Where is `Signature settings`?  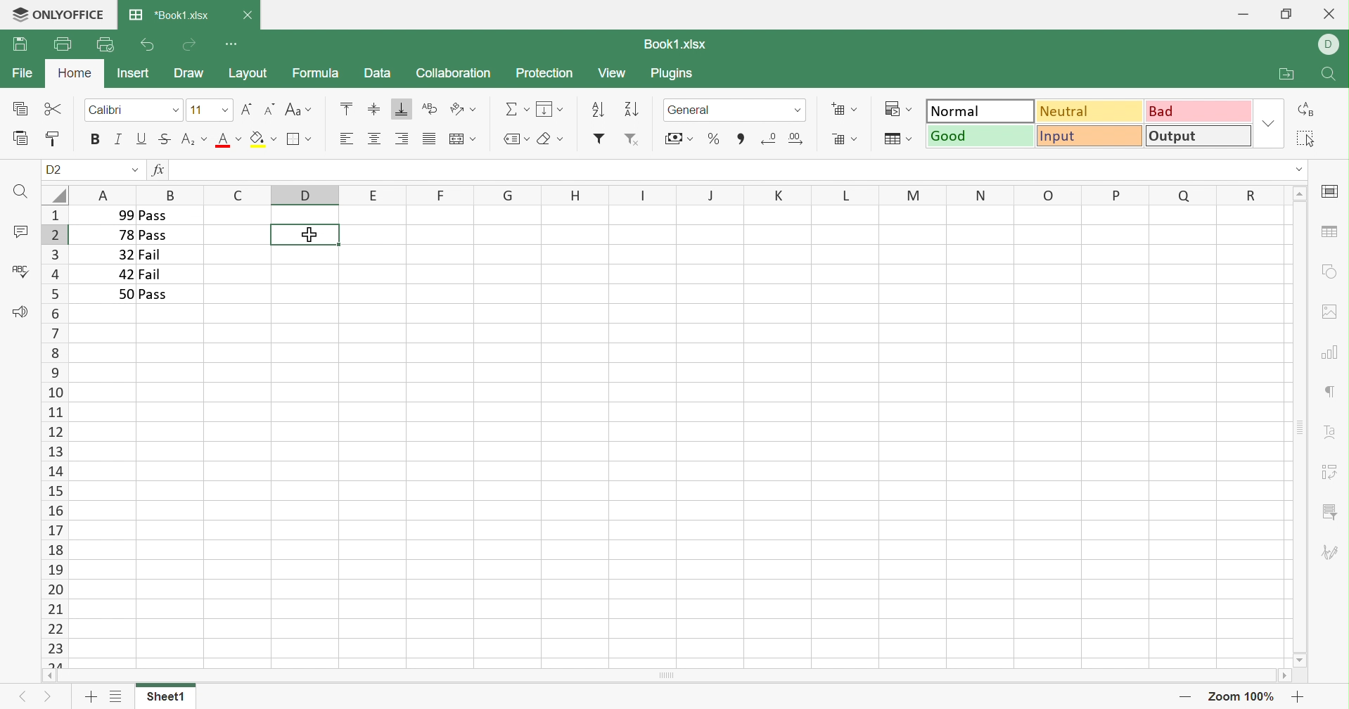
Signature settings is located at coordinates (1333, 551).